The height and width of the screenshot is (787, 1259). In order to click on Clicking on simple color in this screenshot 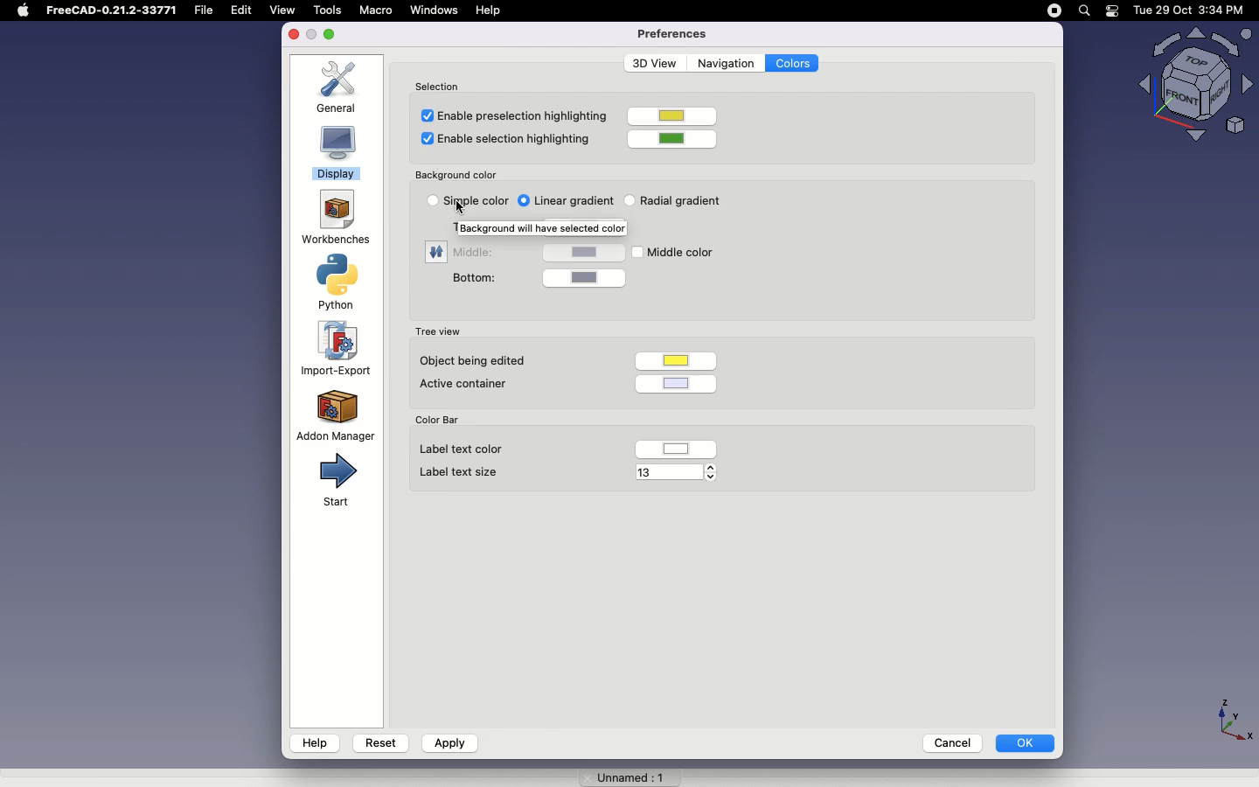, I will do `click(475, 202)`.